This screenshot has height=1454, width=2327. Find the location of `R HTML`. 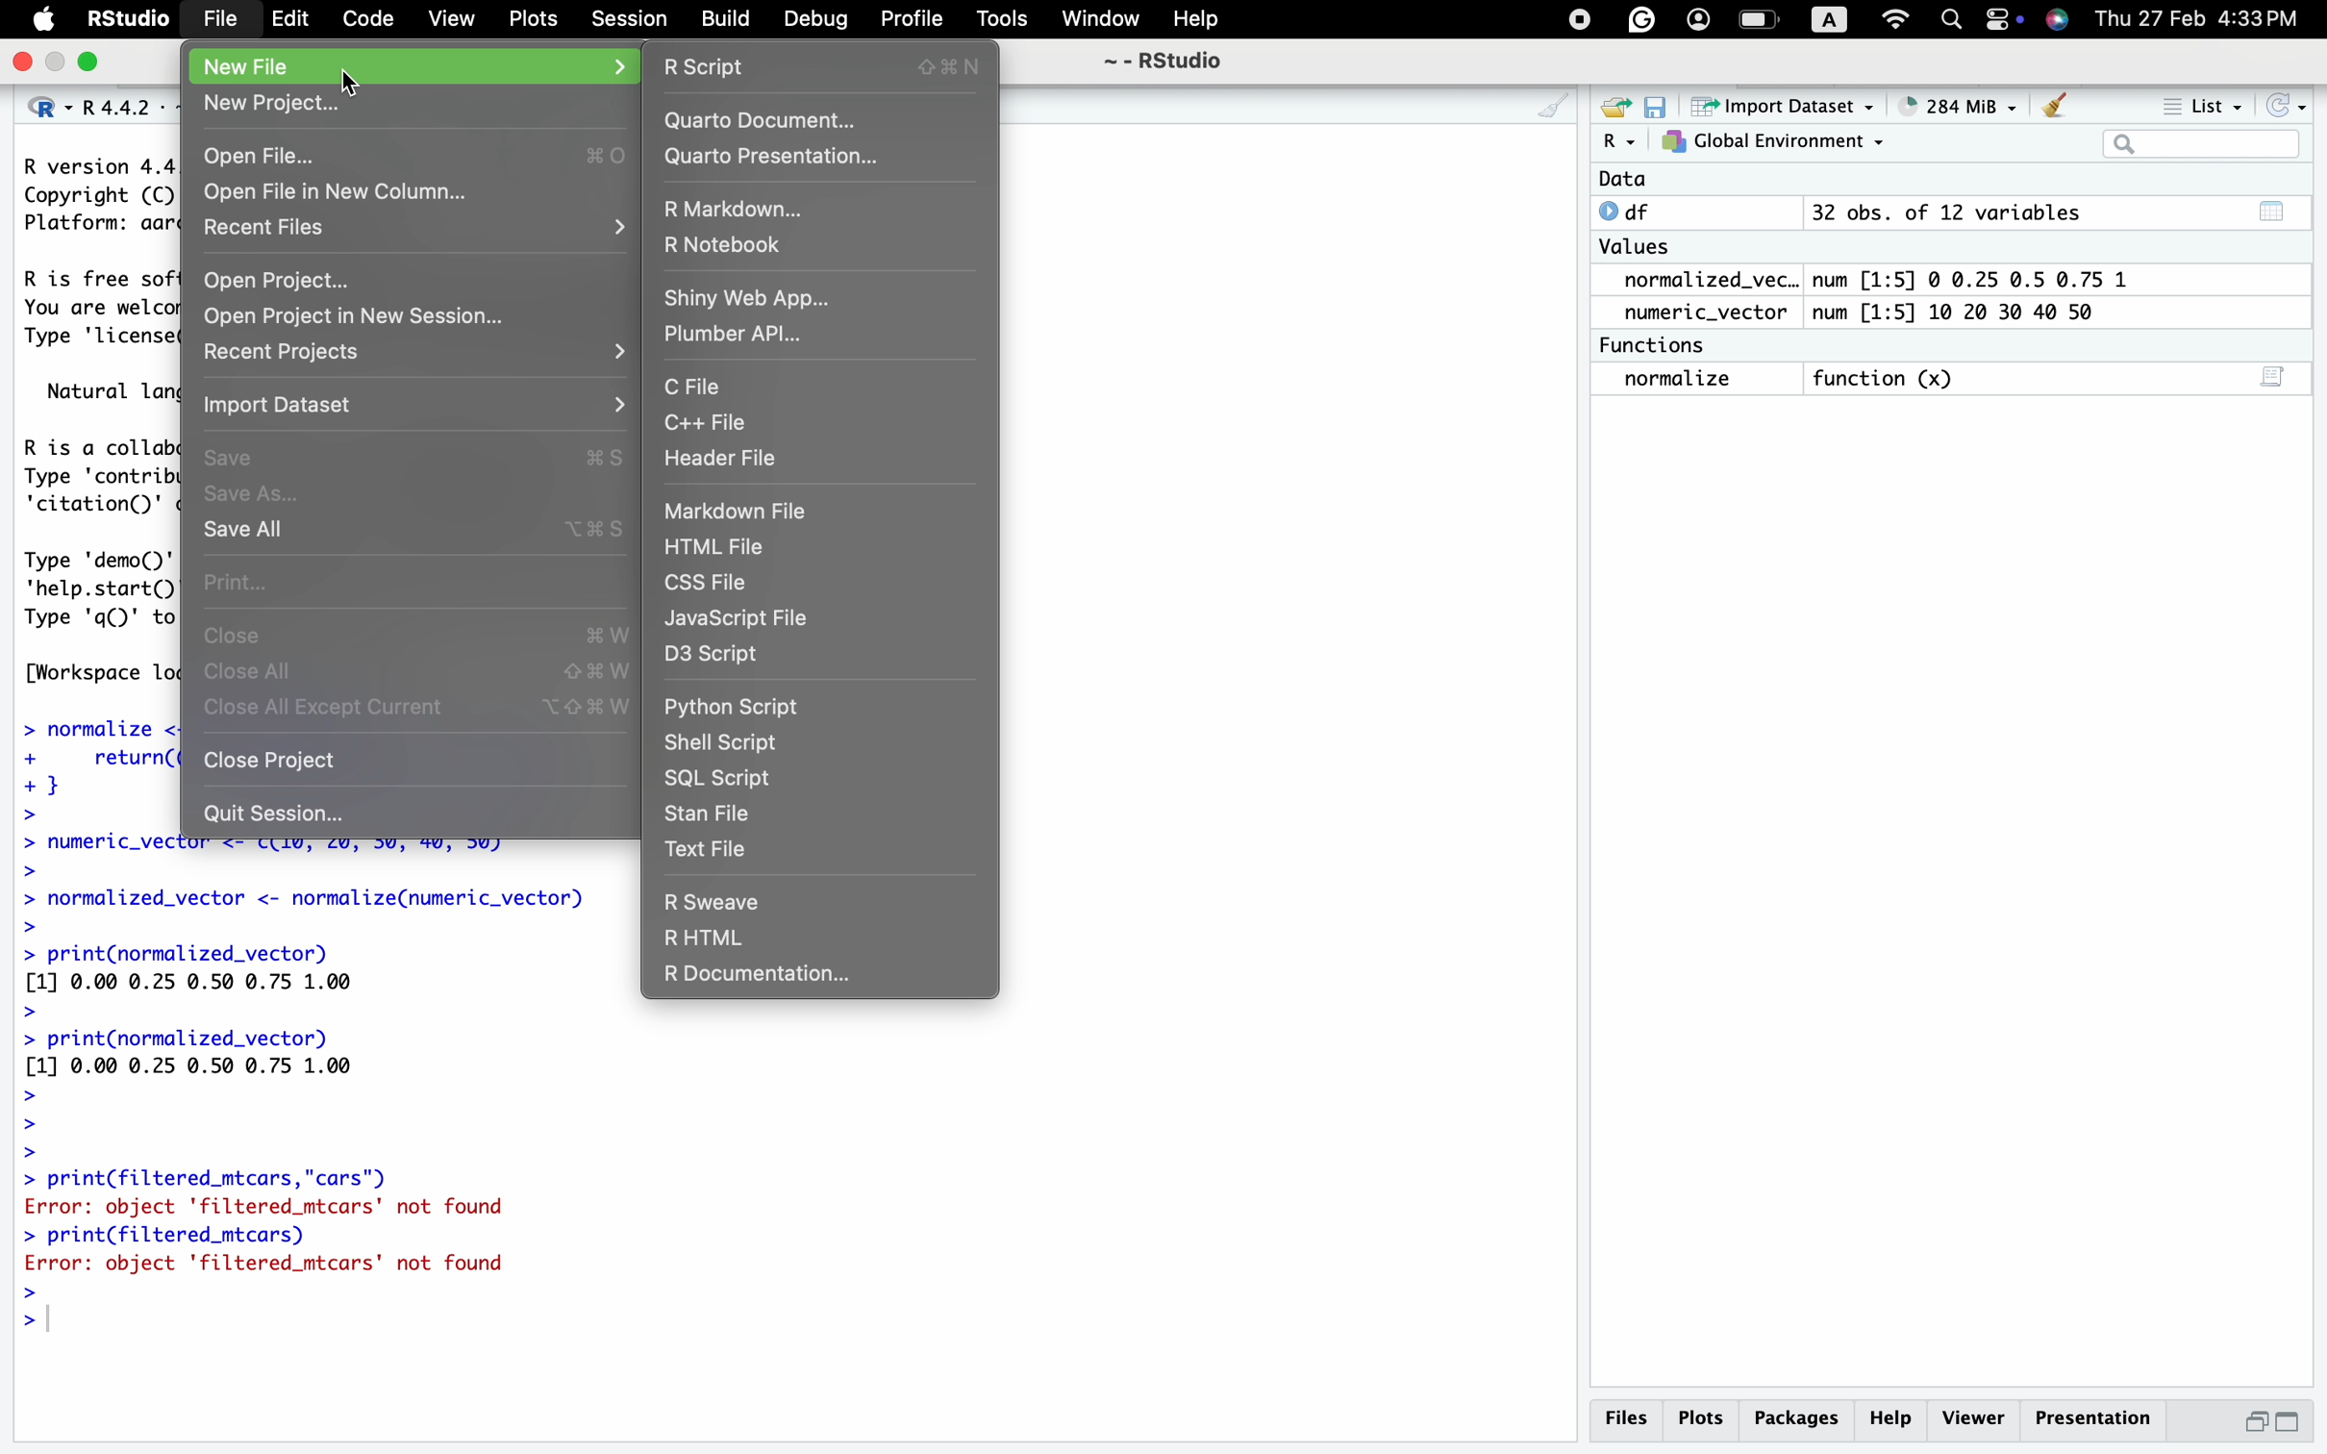

R HTML is located at coordinates (707, 938).